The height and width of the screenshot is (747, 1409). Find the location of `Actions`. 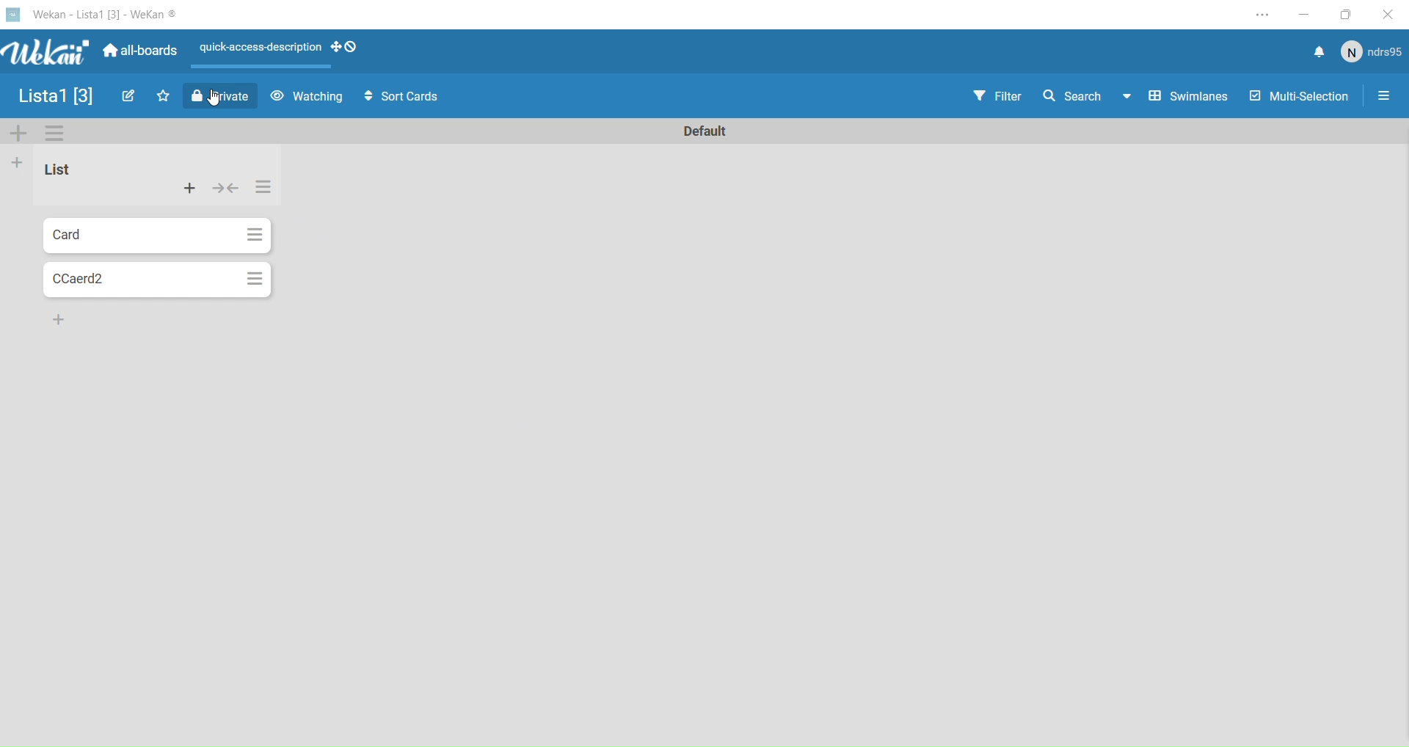

Actions is located at coordinates (349, 47).